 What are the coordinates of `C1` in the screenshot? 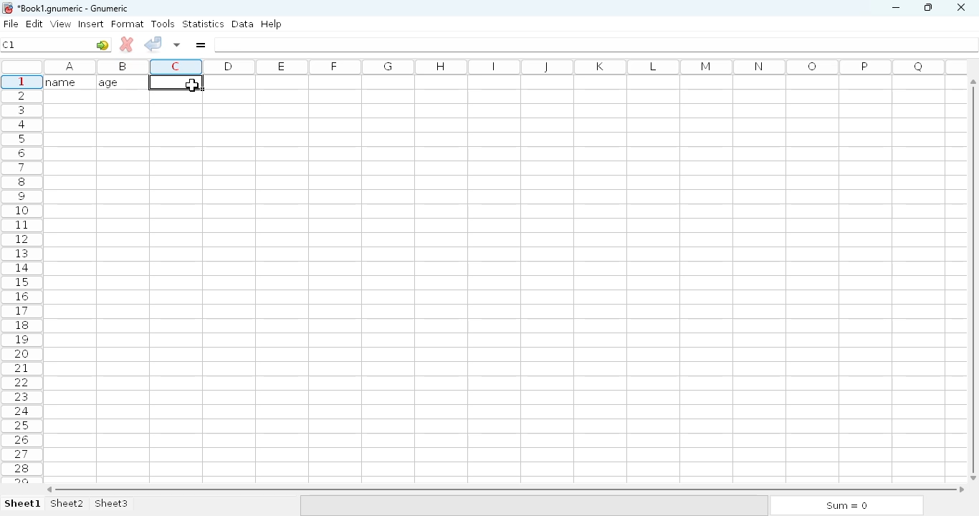 It's located at (9, 44).